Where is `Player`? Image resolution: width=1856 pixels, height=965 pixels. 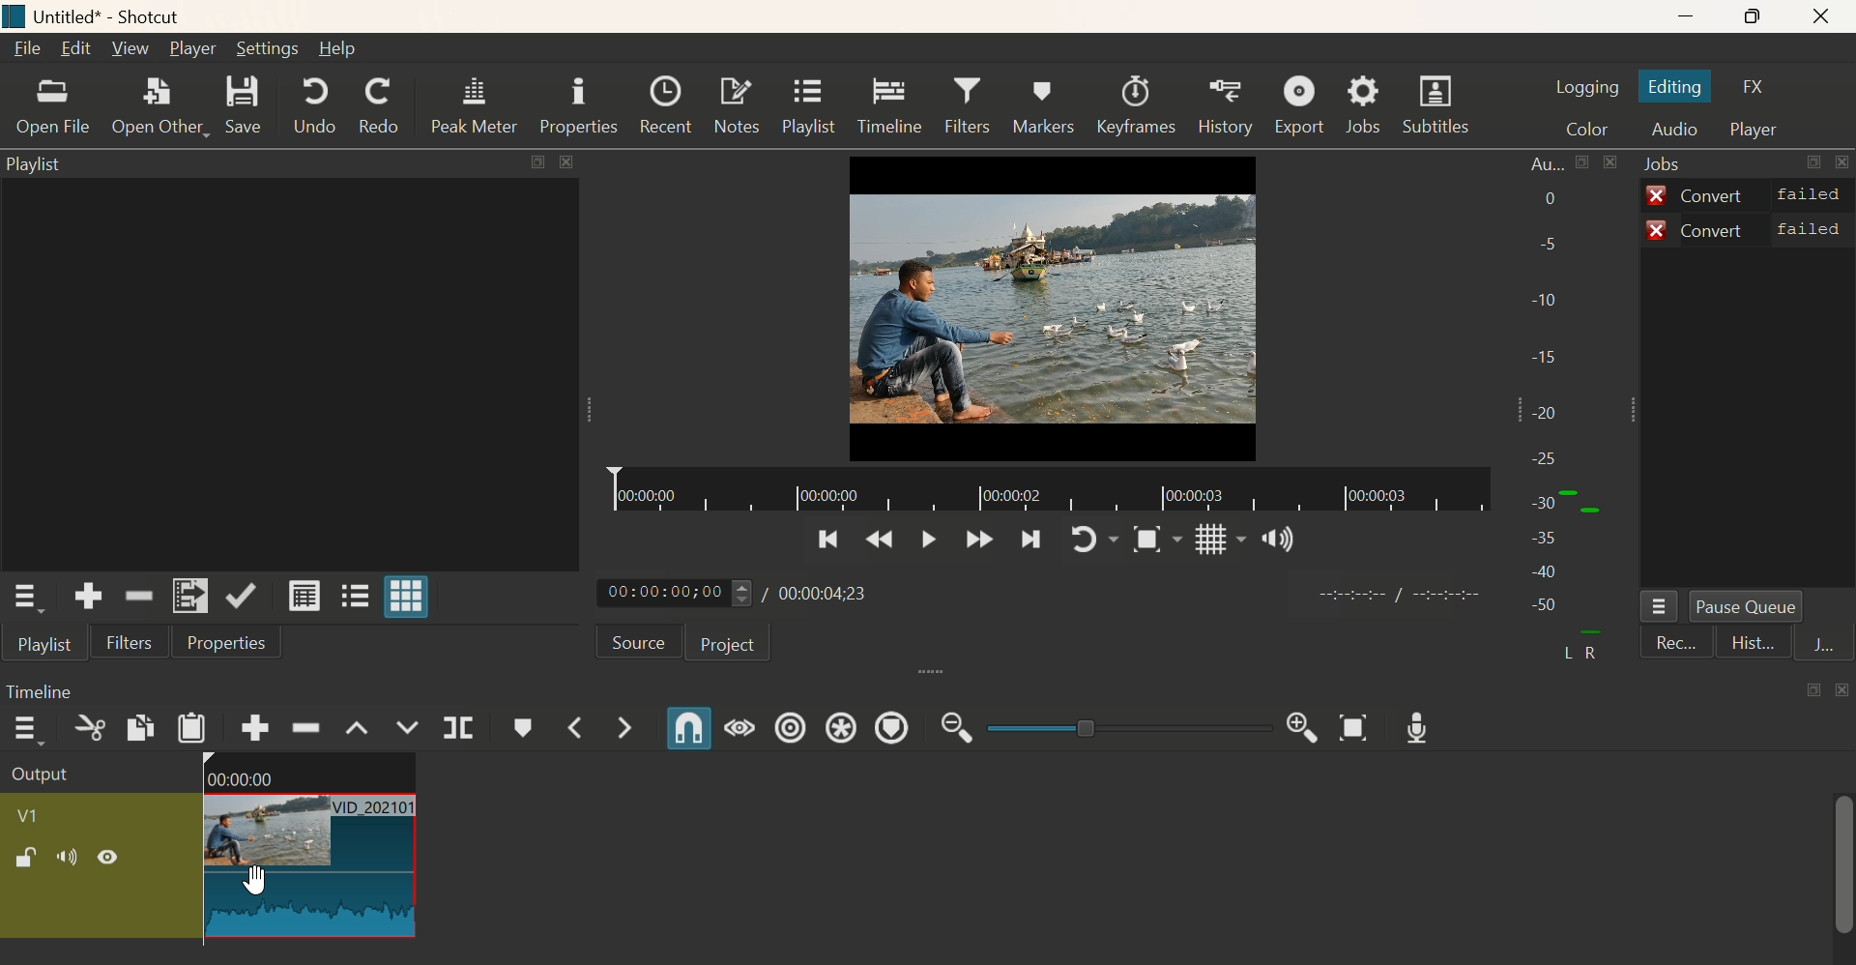
Player is located at coordinates (1757, 131).